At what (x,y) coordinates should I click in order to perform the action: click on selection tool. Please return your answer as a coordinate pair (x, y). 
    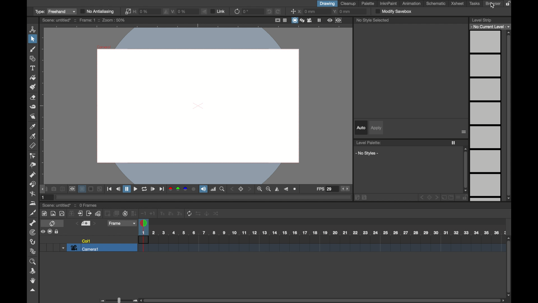
    Looking at the image, I should click on (33, 39).